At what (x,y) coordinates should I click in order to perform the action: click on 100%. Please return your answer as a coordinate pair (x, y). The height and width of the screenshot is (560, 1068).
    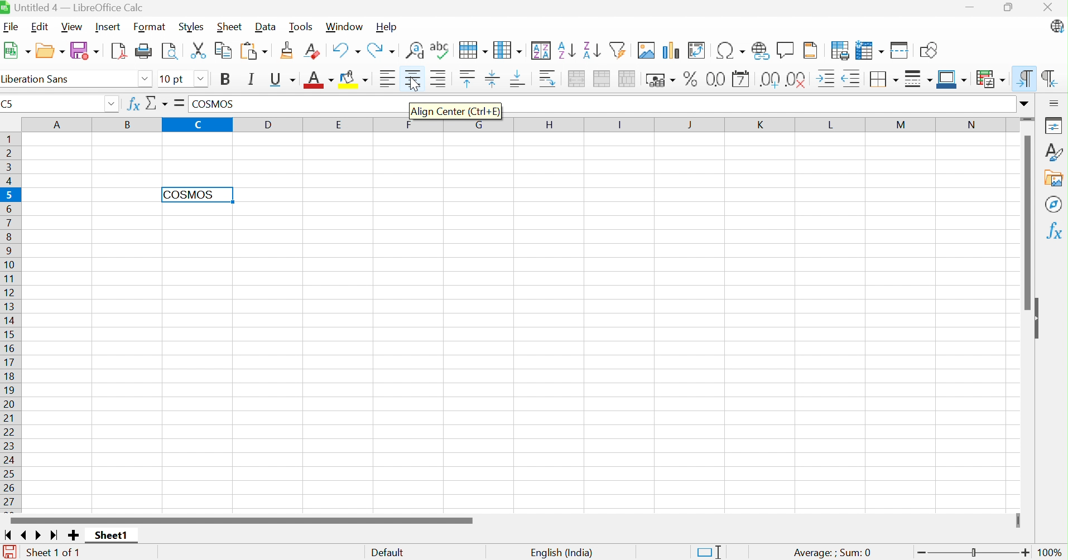
    Looking at the image, I should click on (1052, 553).